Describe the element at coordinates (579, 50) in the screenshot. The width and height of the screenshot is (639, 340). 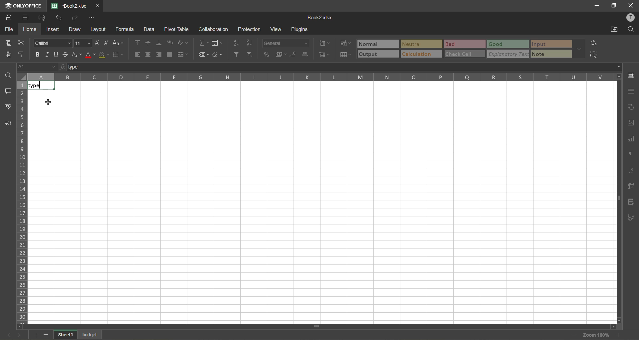
I see `more options` at that location.